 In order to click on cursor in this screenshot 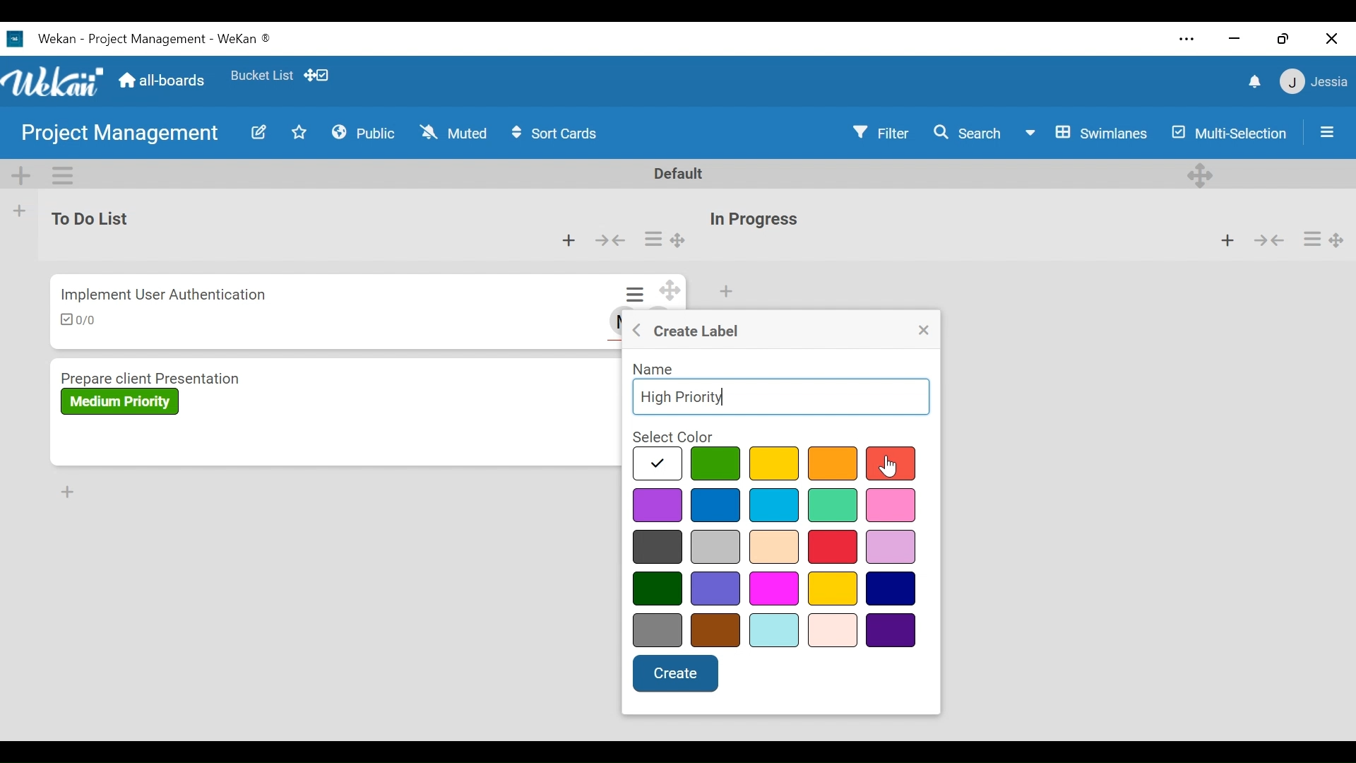, I will do `click(888, 471)`.